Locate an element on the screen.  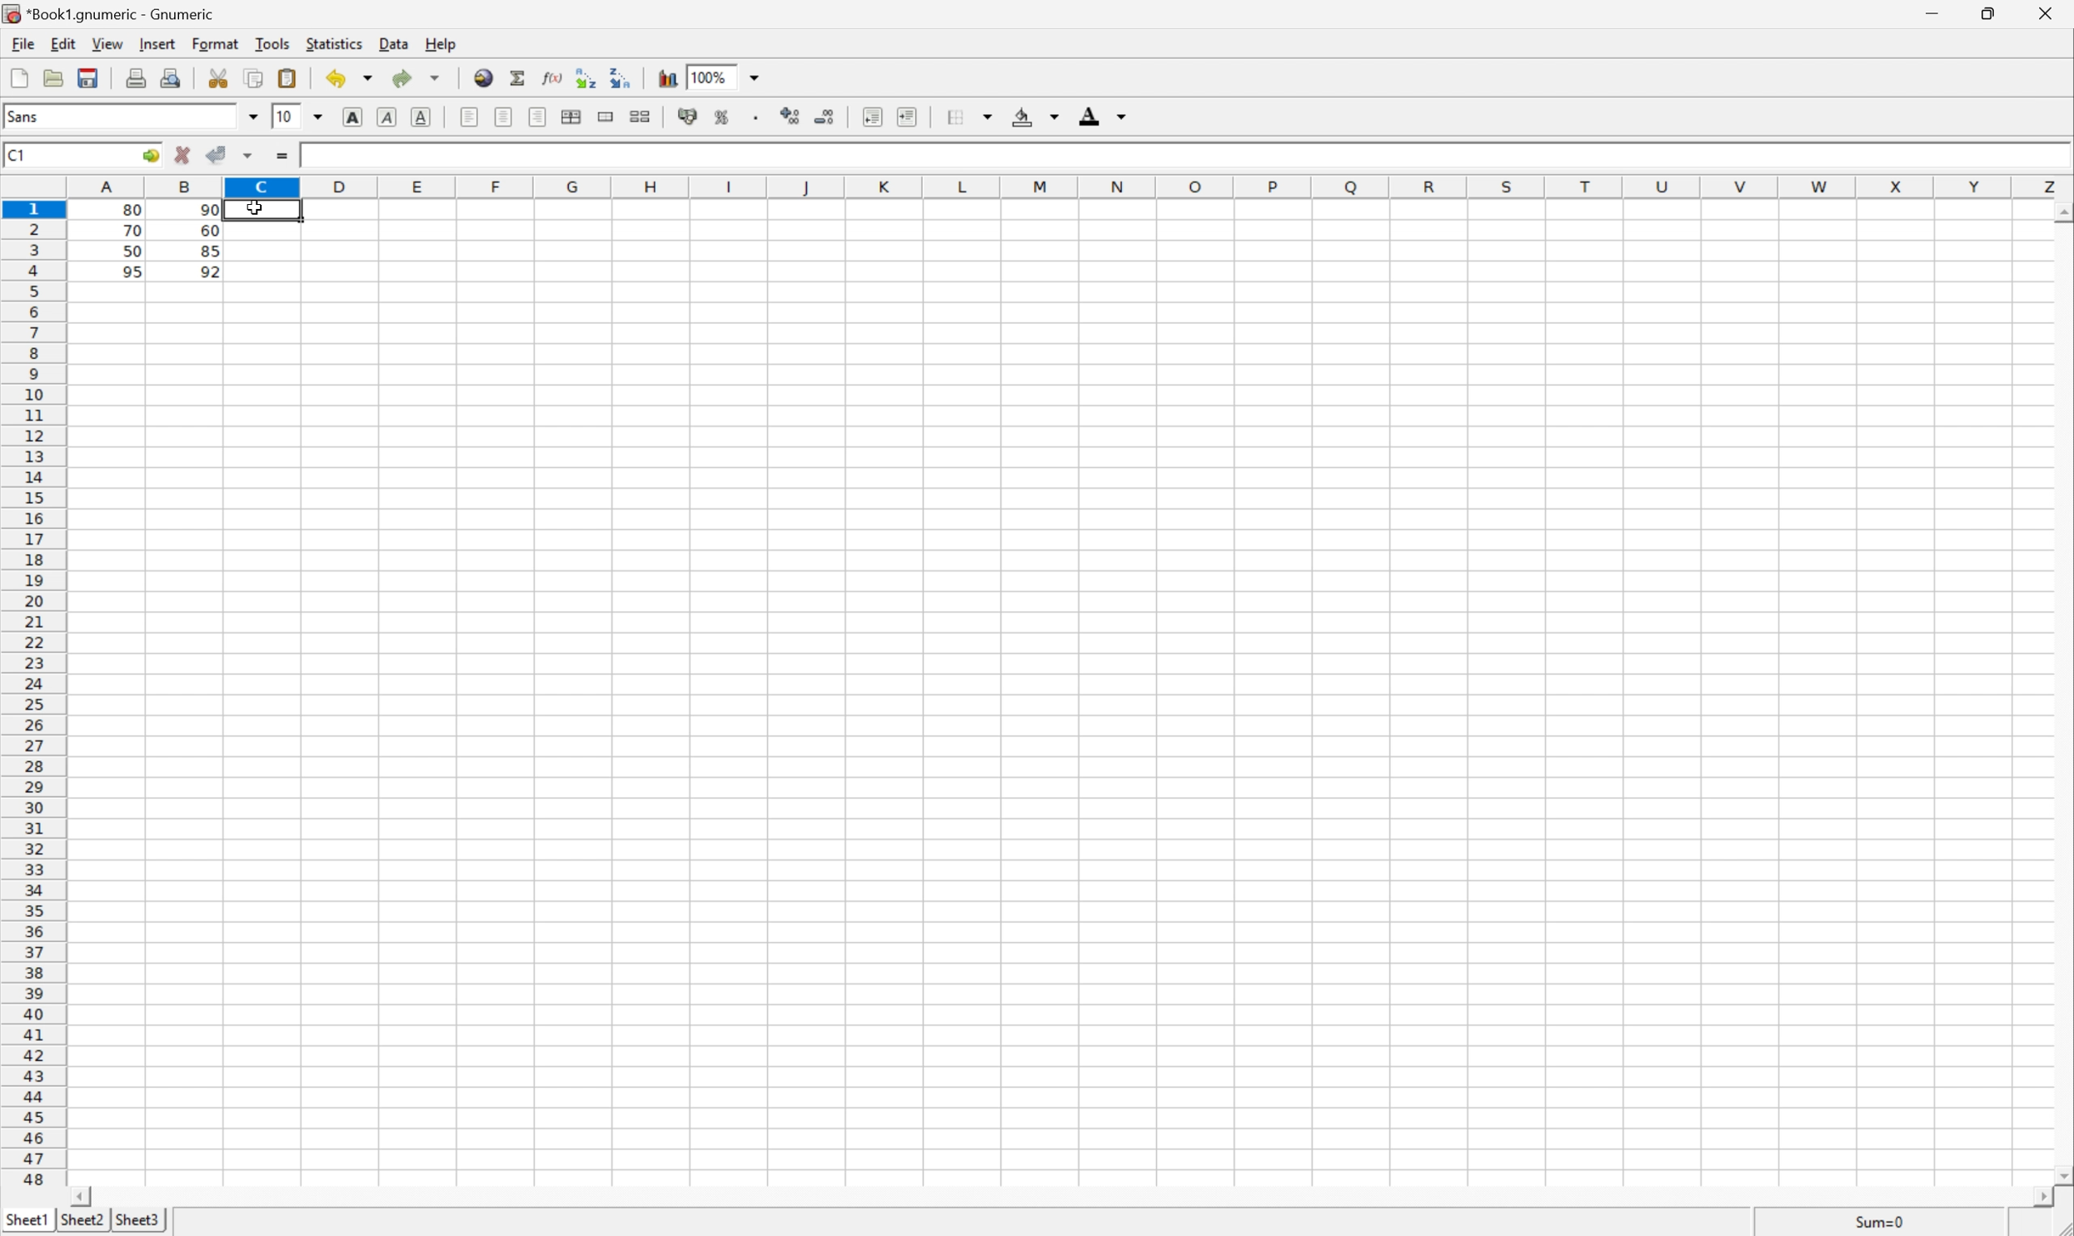
Decrease the number of decimals displayed is located at coordinates (829, 116).